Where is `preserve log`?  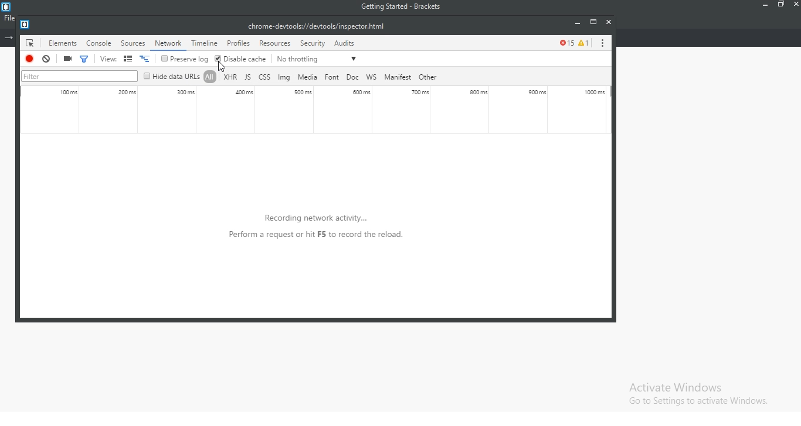 preserve log is located at coordinates (185, 59).